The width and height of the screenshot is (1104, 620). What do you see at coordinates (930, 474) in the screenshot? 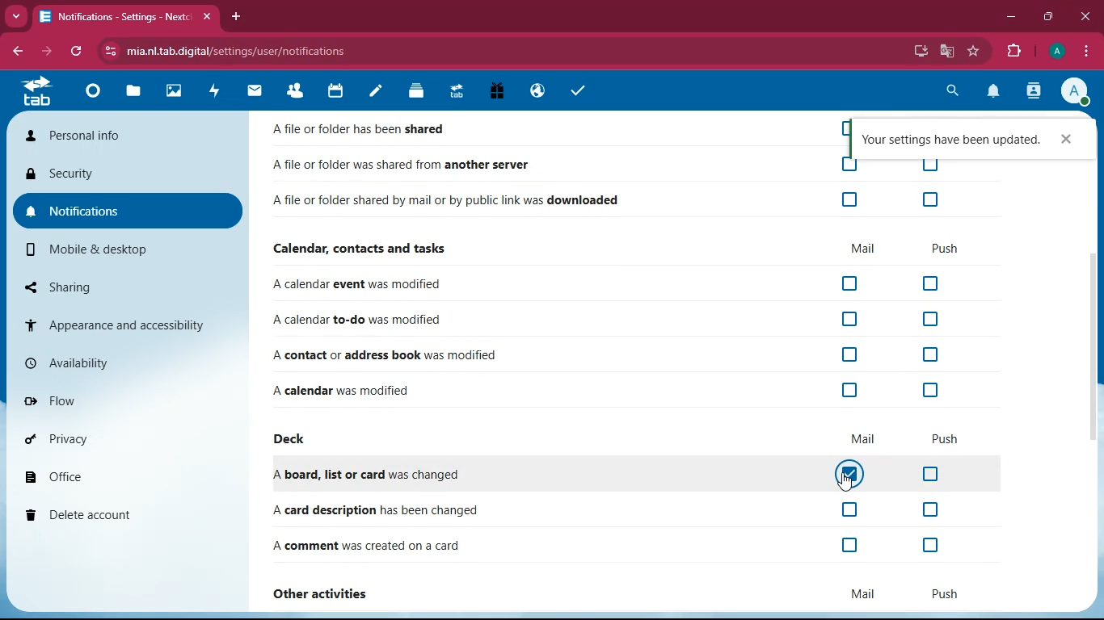
I see `off` at bounding box center [930, 474].